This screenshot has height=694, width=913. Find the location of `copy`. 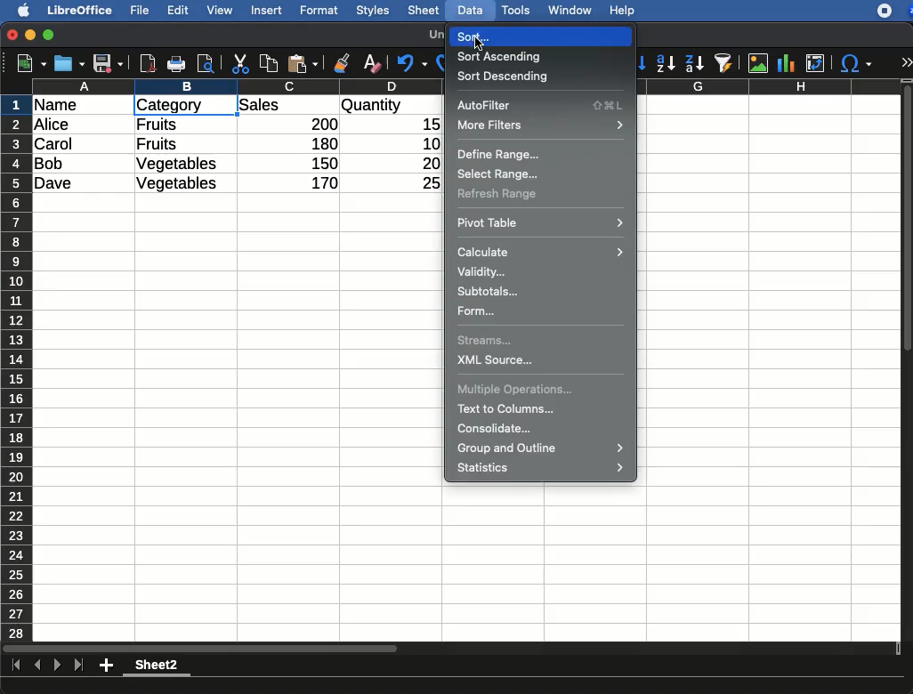

copy is located at coordinates (271, 63).